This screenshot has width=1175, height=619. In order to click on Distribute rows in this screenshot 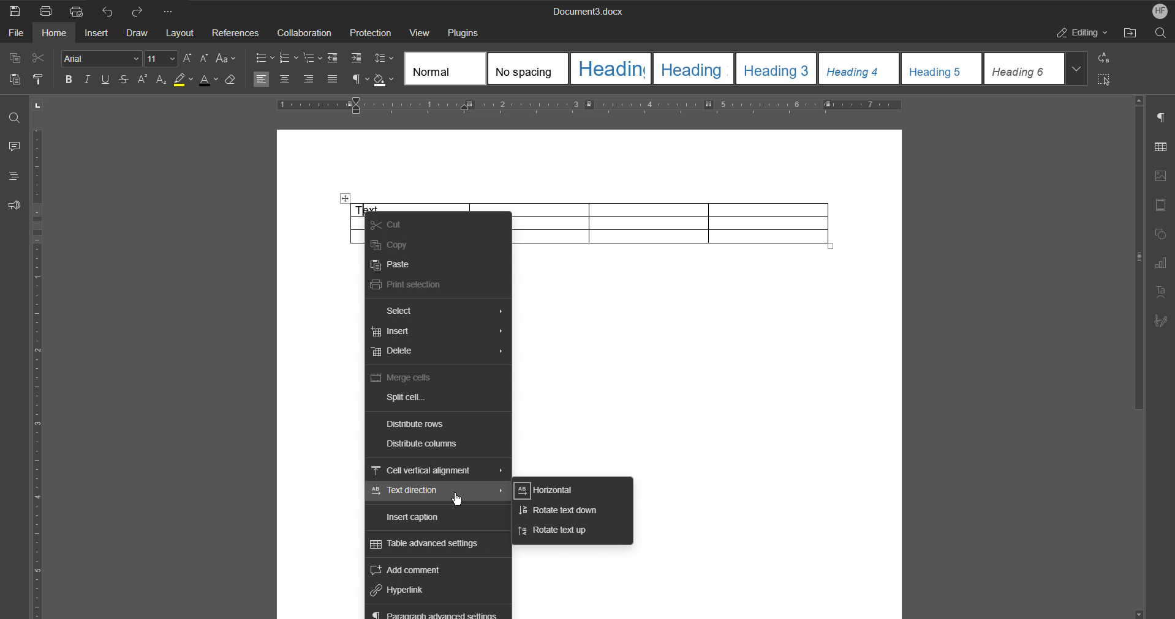, I will do `click(417, 424)`.